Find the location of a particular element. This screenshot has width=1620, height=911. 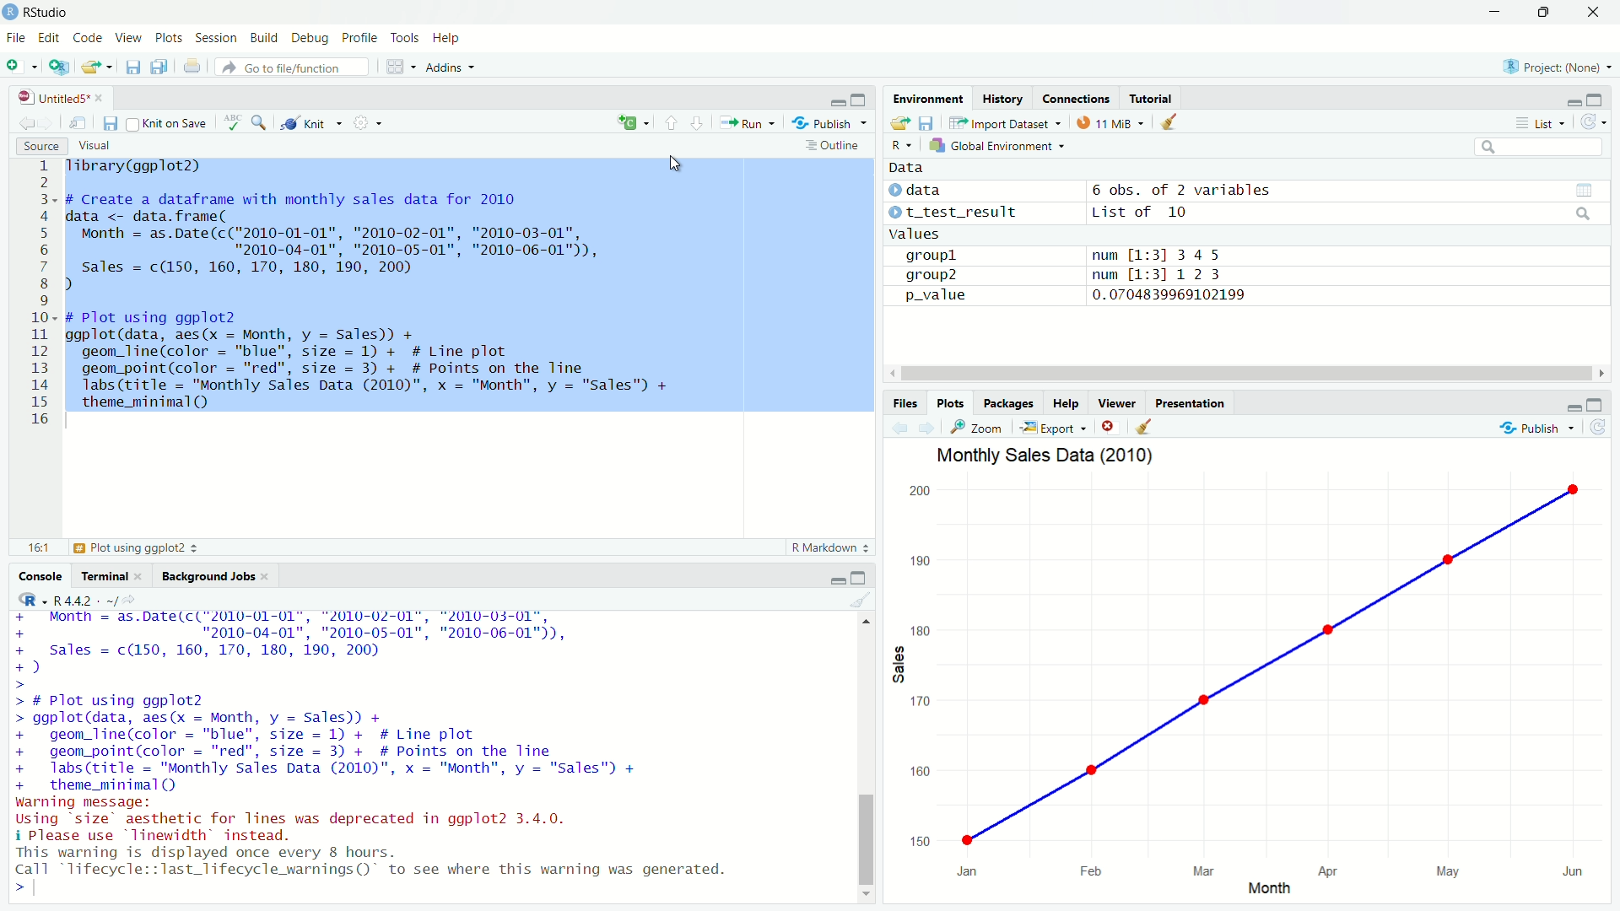

library(ggplot2)

# Create a dataframe with monthly sales data for 2010

data <- data.frame(
Month = as.Date(c("2010-01-01", "2010-02-01", "2010-03-01",

"2010-04-01", "2010-05-01", "2010-06-01")),

sales = c(150, 160, 170, 180, 190, 200)

)

# Plot using ggplot2

ggplot(data, aes(x = Month, y = Sales)) +
geom_line(color = "blue", size = 1) + # Line plot
geom_point(color = "red", size = 3) + # Points on the Tine
Tabs (title = "Monthly Sales Data (2010)", x = "Month", y = "Sales") +
theme_minimal(Q) 1 is located at coordinates (469, 284).